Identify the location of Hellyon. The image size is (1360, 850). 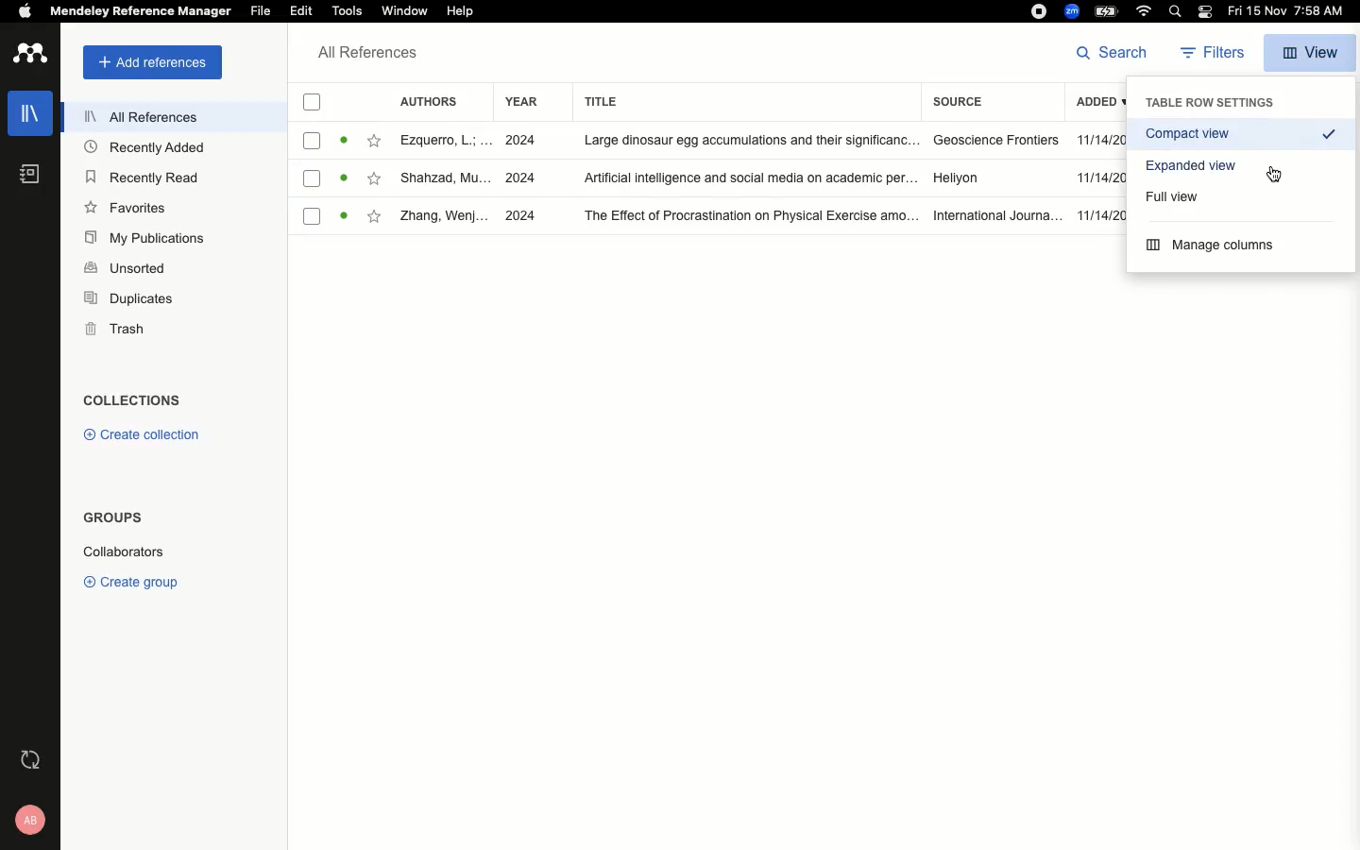
(960, 179).